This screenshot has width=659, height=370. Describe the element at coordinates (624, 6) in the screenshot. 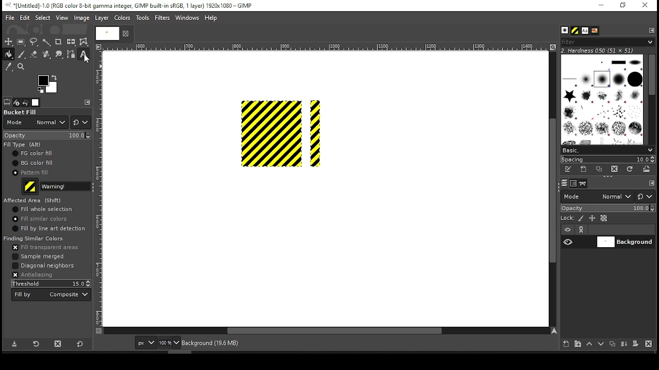

I see `restore` at that location.